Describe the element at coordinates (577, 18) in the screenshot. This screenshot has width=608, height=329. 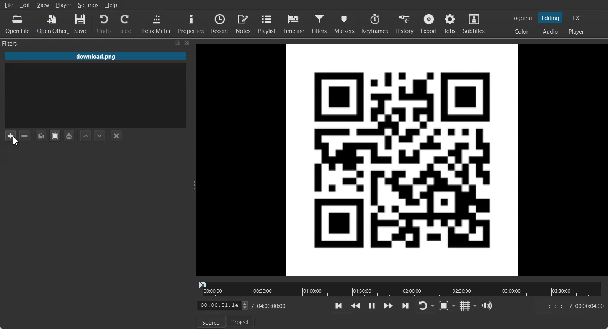
I see `Switching to the Effect layout` at that location.